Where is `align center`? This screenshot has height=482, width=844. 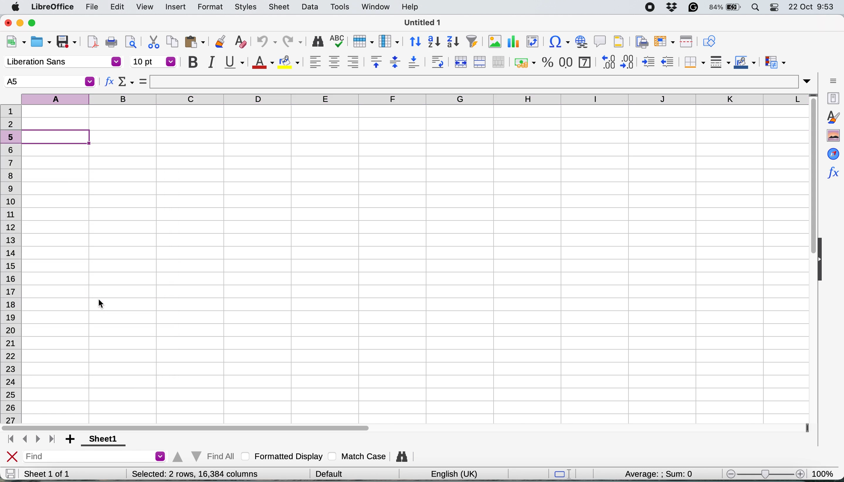 align center is located at coordinates (334, 62).